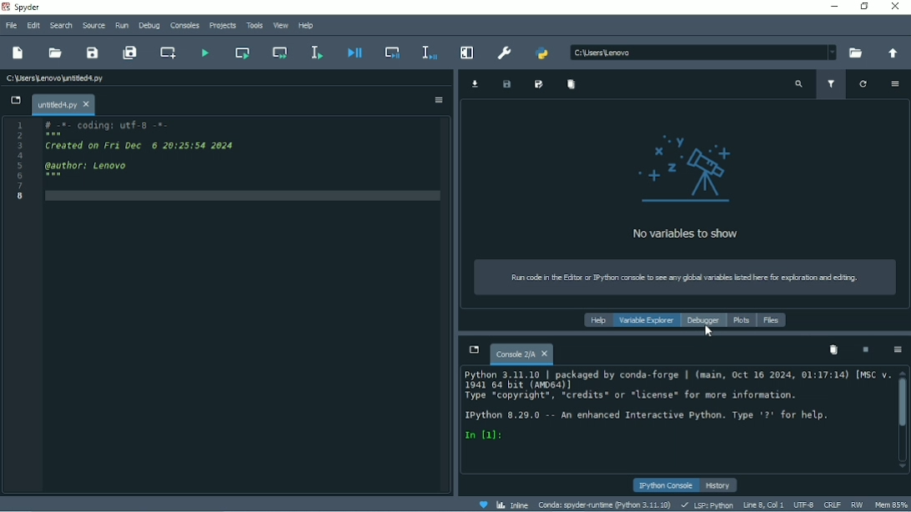 This screenshot has width=911, height=512. Describe the element at coordinates (207, 53) in the screenshot. I see `Run file` at that location.